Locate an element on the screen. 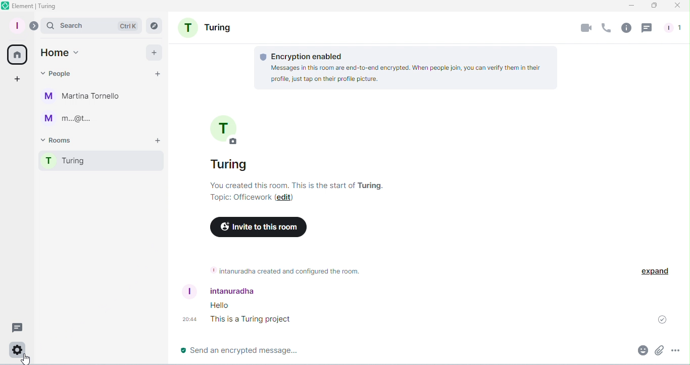 This screenshot has width=690, height=365. Turing is located at coordinates (204, 27).